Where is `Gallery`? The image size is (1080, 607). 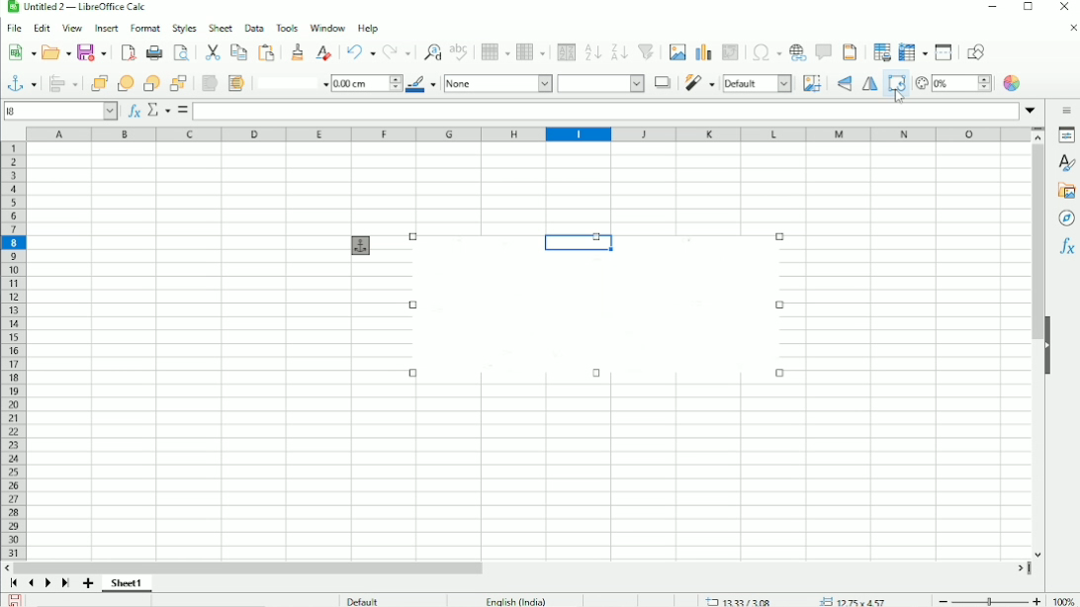
Gallery is located at coordinates (1065, 191).